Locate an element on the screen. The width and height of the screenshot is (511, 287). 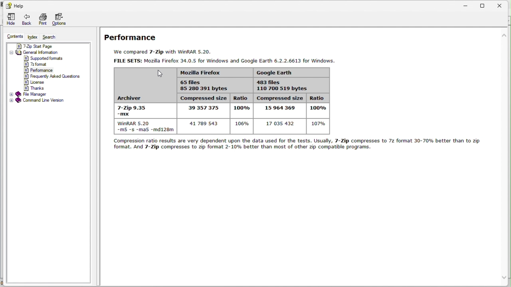
Content is located at coordinates (15, 35).